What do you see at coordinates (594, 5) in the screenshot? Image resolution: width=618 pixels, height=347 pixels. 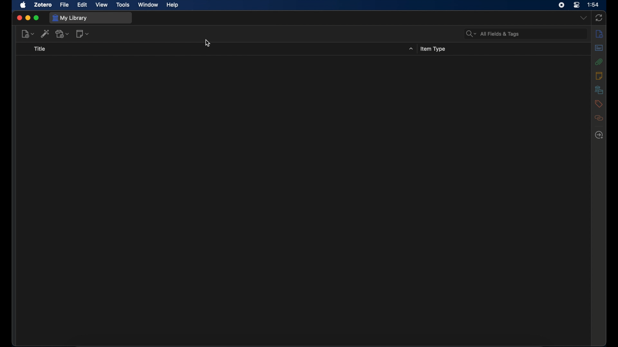 I see `time` at bounding box center [594, 5].